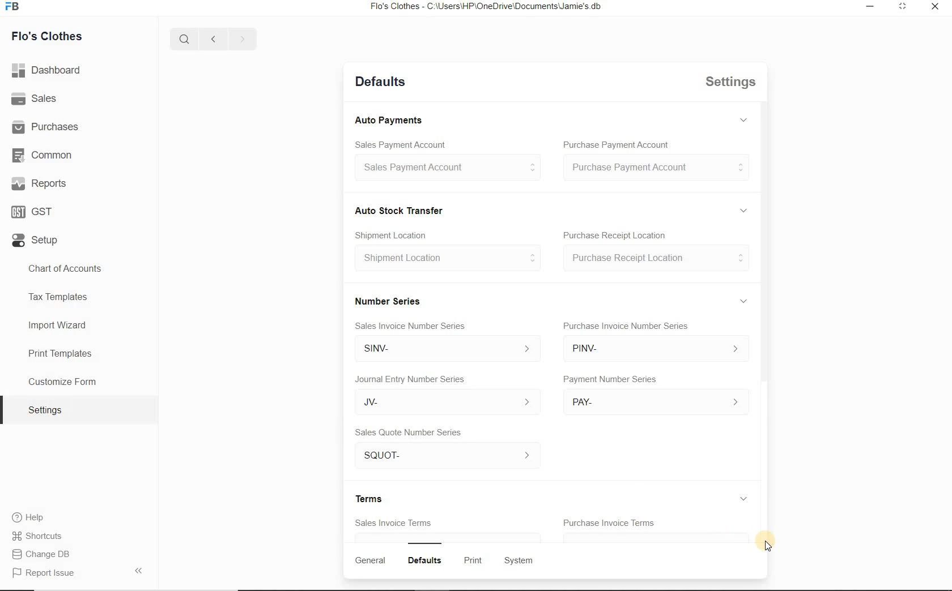 The image size is (952, 591). What do you see at coordinates (45, 156) in the screenshot?
I see `Common` at bounding box center [45, 156].